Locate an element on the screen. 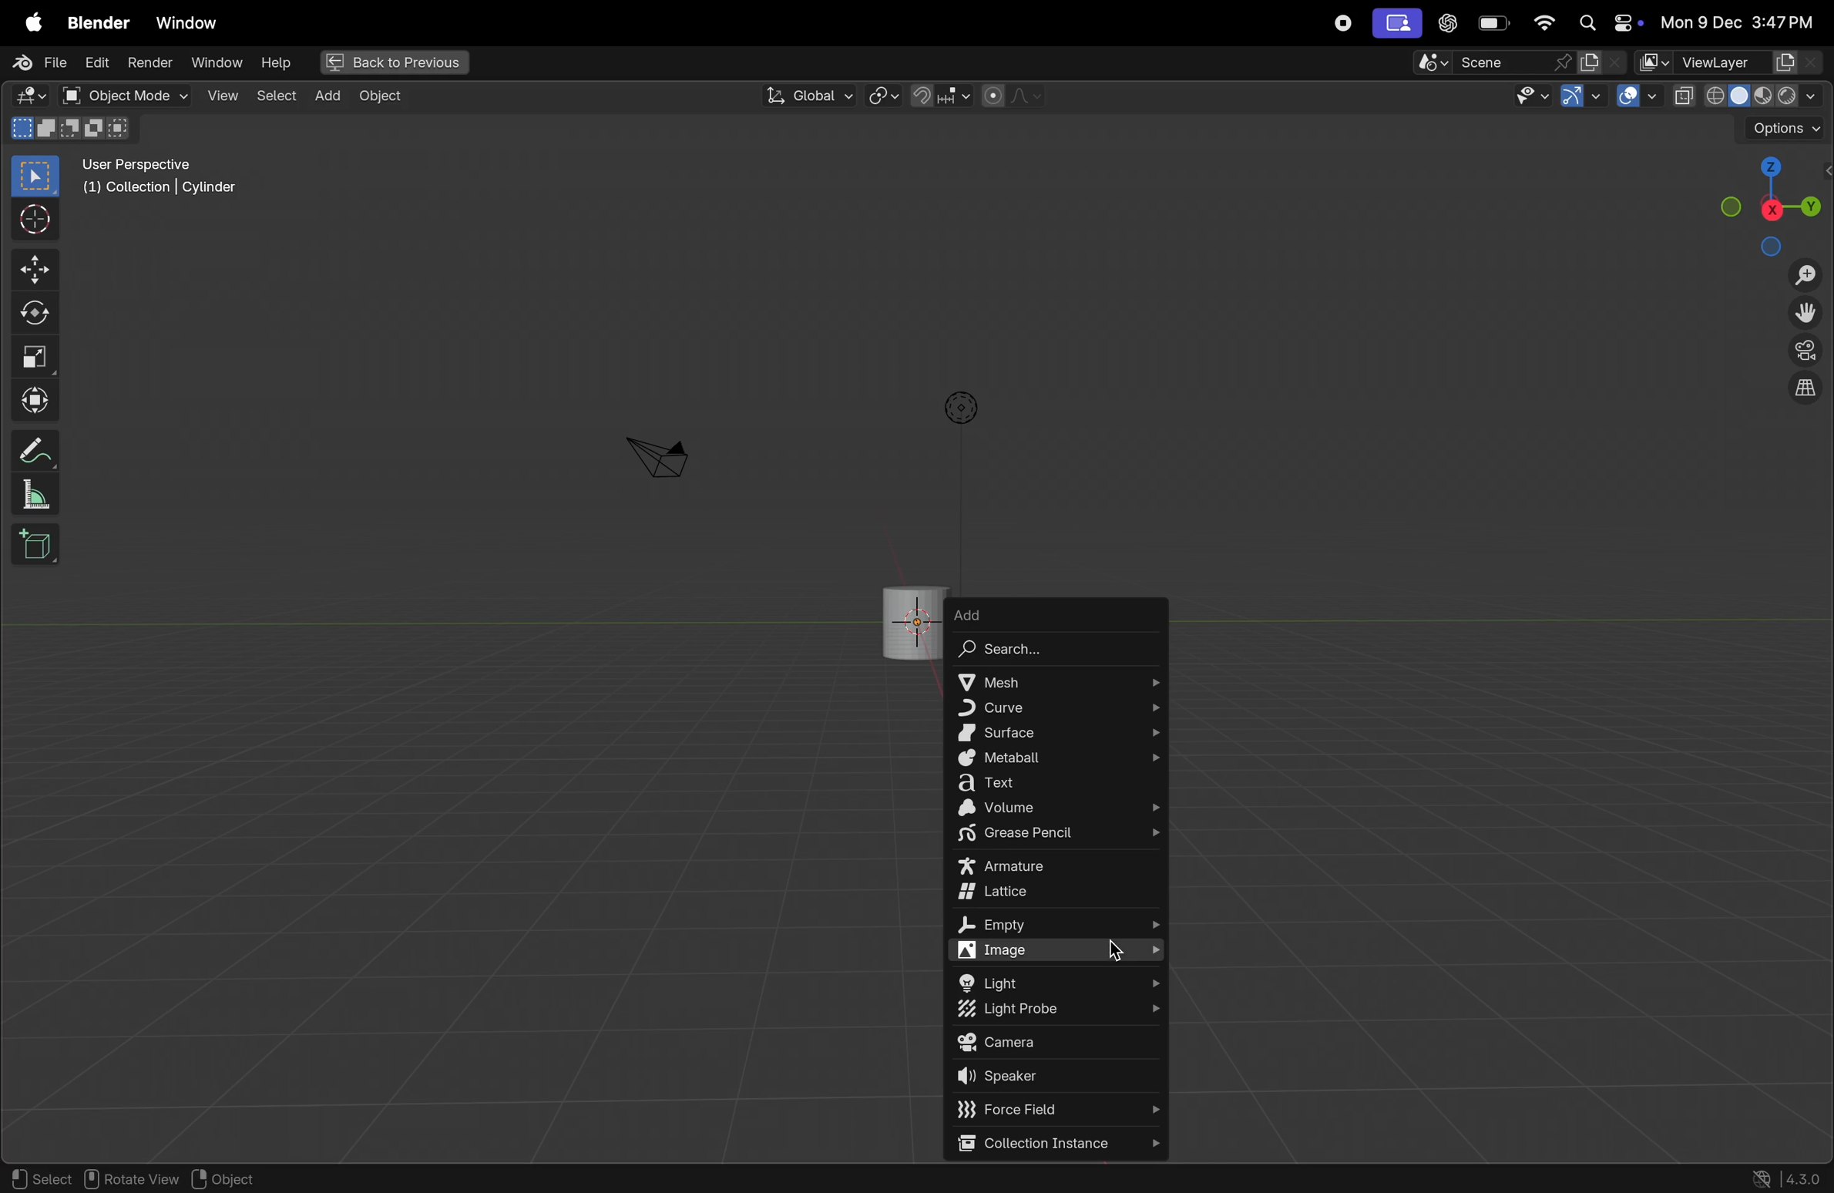  user perspective is located at coordinates (164, 180).